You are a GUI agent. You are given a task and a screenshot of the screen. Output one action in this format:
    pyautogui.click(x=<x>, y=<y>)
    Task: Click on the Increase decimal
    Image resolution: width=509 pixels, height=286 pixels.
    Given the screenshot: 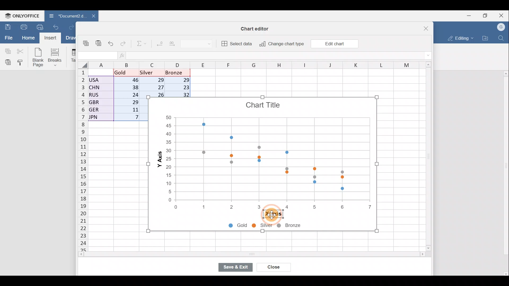 What is the action you would take?
    pyautogui.click(x=175, y=45)
    